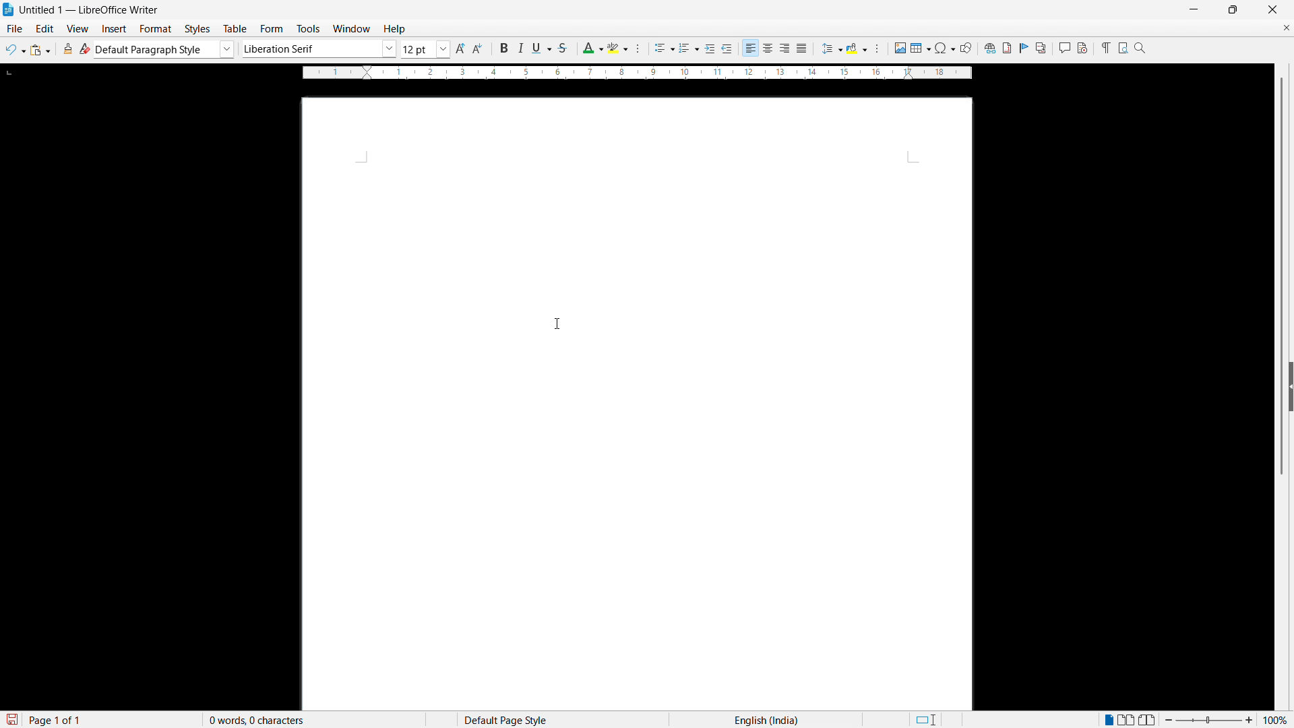  I want to click on Tools , so click(307, 29).